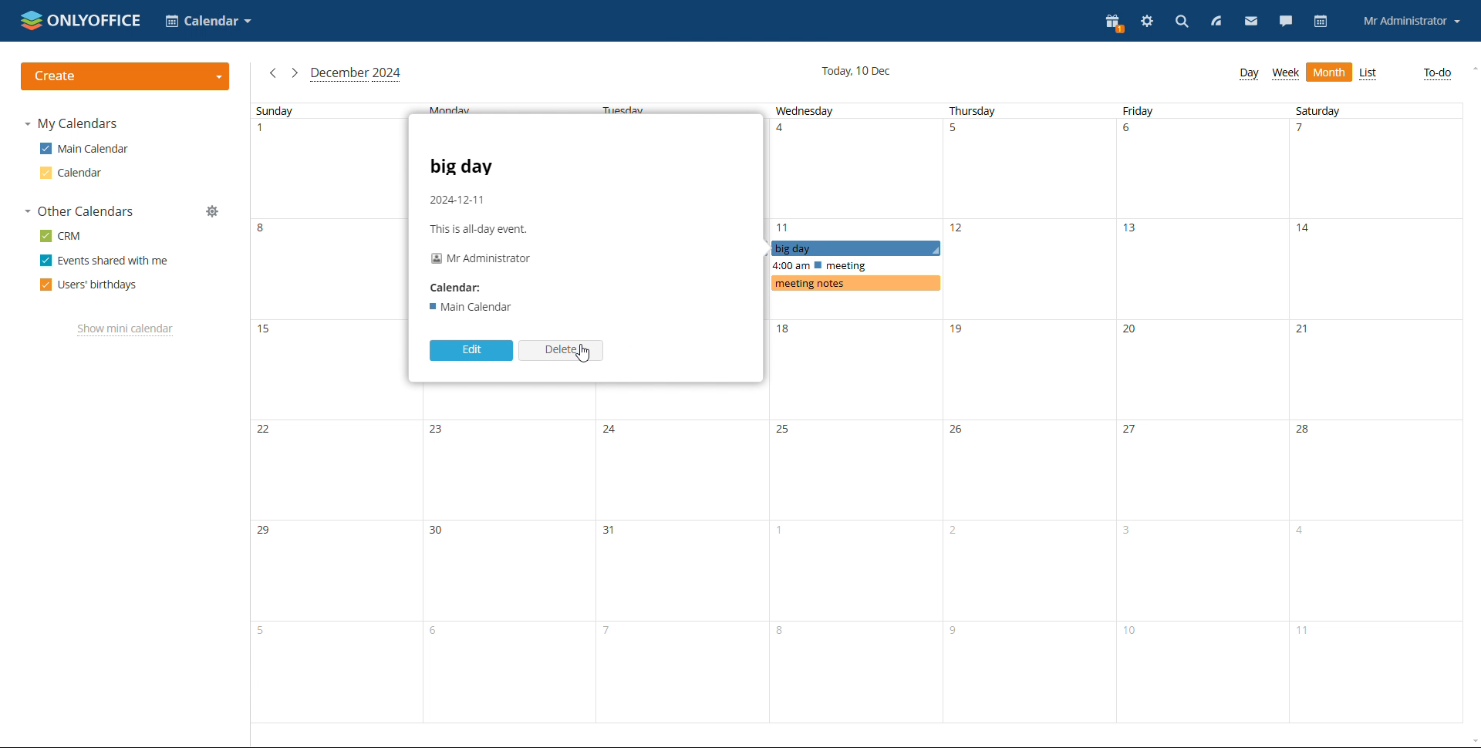  I want to click on next month, so click(295, 72).